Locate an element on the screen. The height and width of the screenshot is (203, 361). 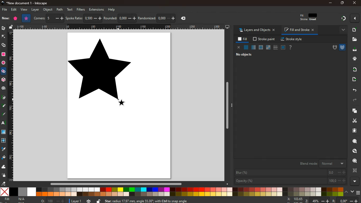
help is located at coordinates (292, 47).